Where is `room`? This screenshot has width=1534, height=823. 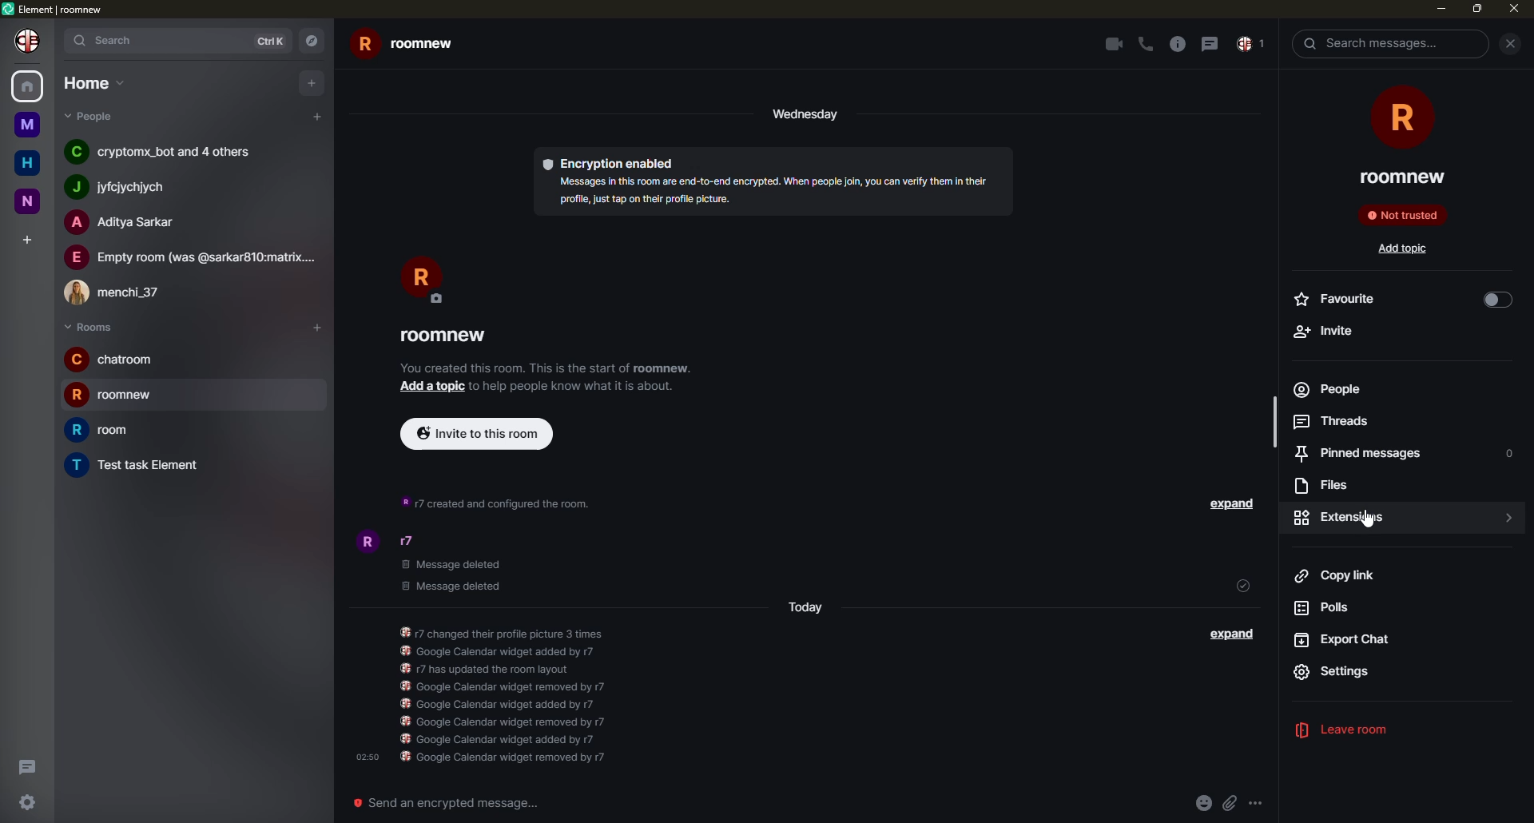 room is located at coordinates (446, 336).